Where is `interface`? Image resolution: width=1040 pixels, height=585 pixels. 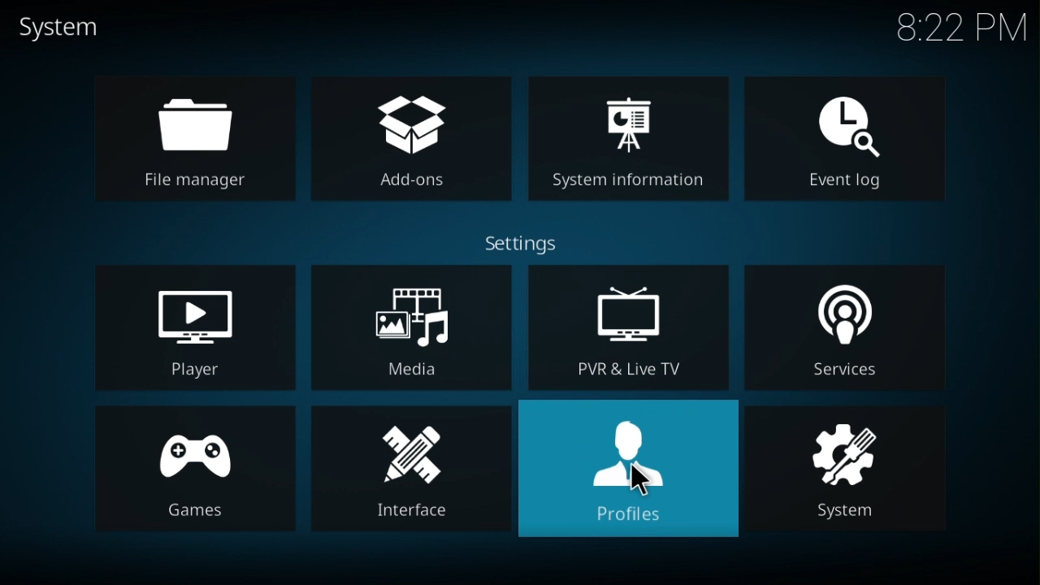 interface is located at coordinates (413, 466).